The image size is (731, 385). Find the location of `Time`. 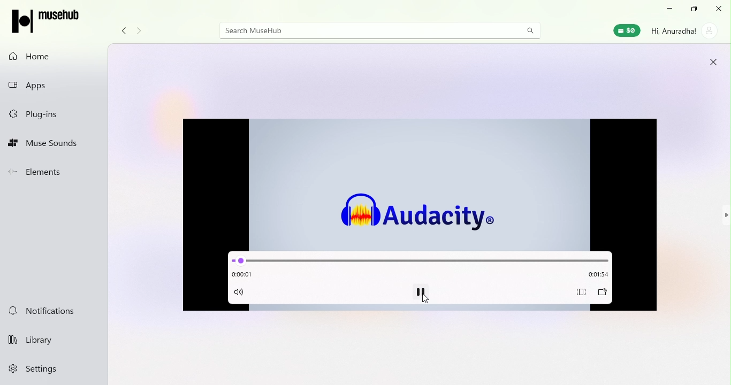

Time is located at coordinates (593, 275).